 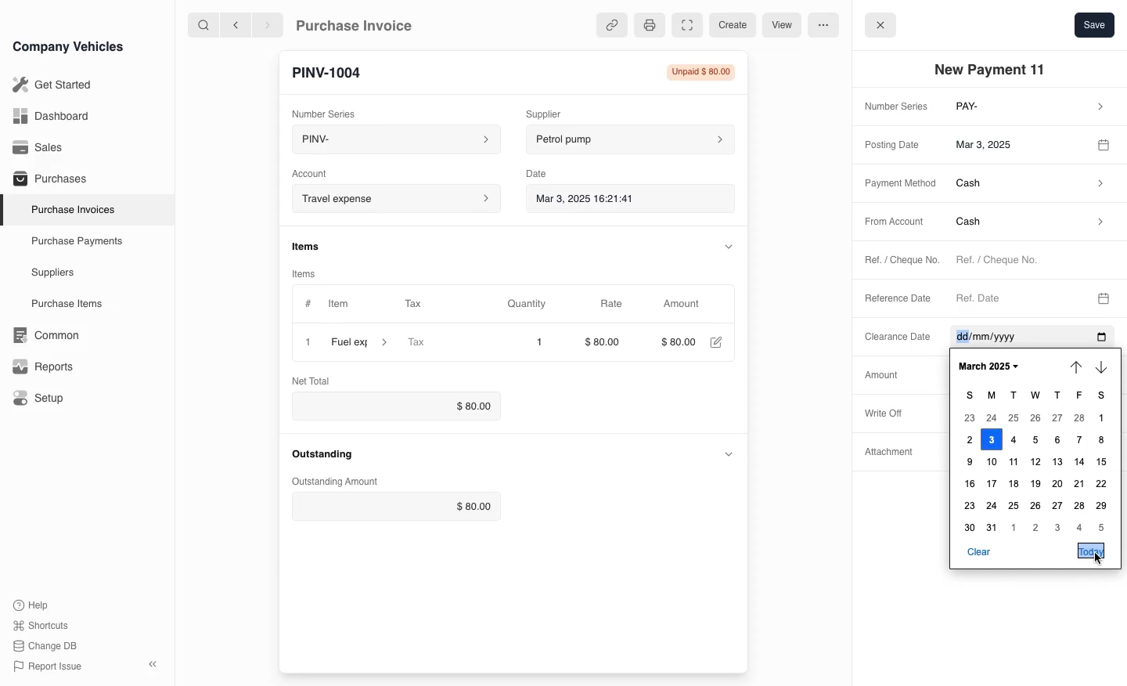 I want to click on mar 3, 2025, so click(x=1016, y=143).